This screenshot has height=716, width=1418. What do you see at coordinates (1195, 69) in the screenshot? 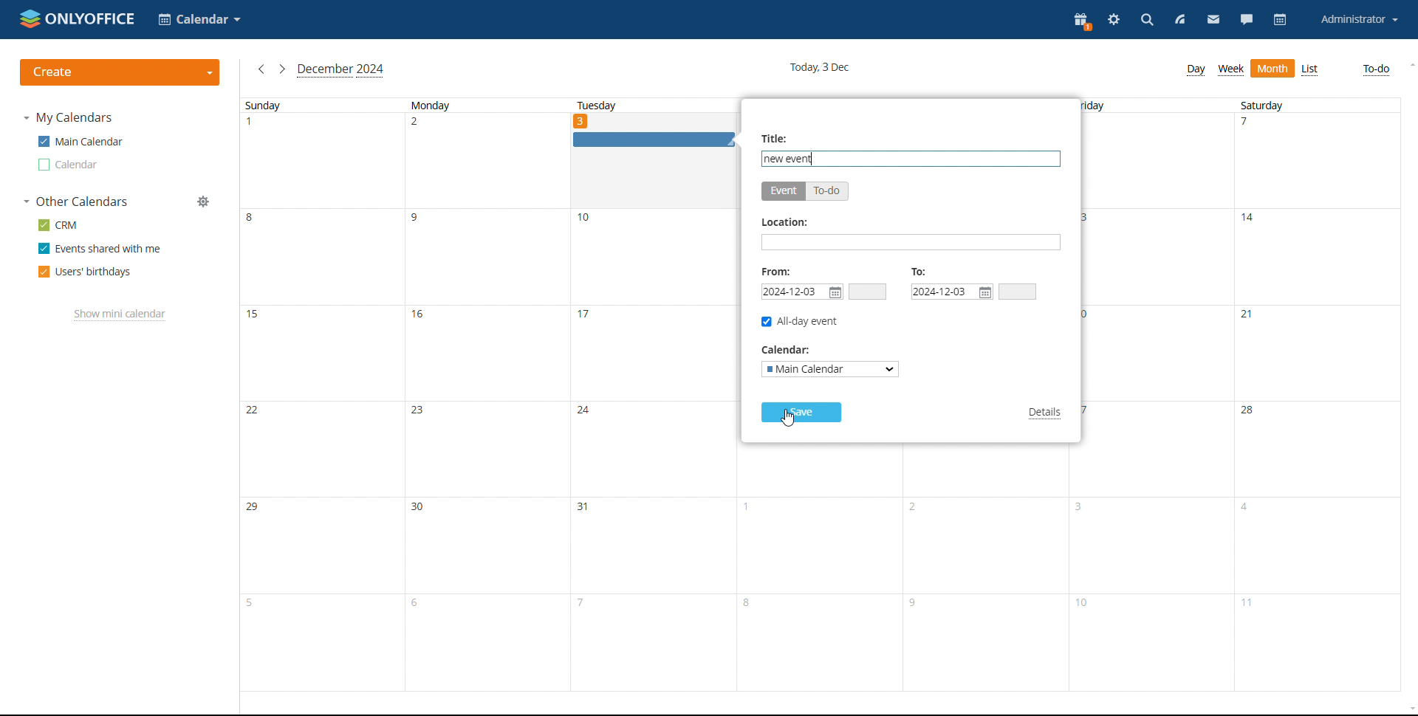
I see `day view` at bounding box center [1195, 69].